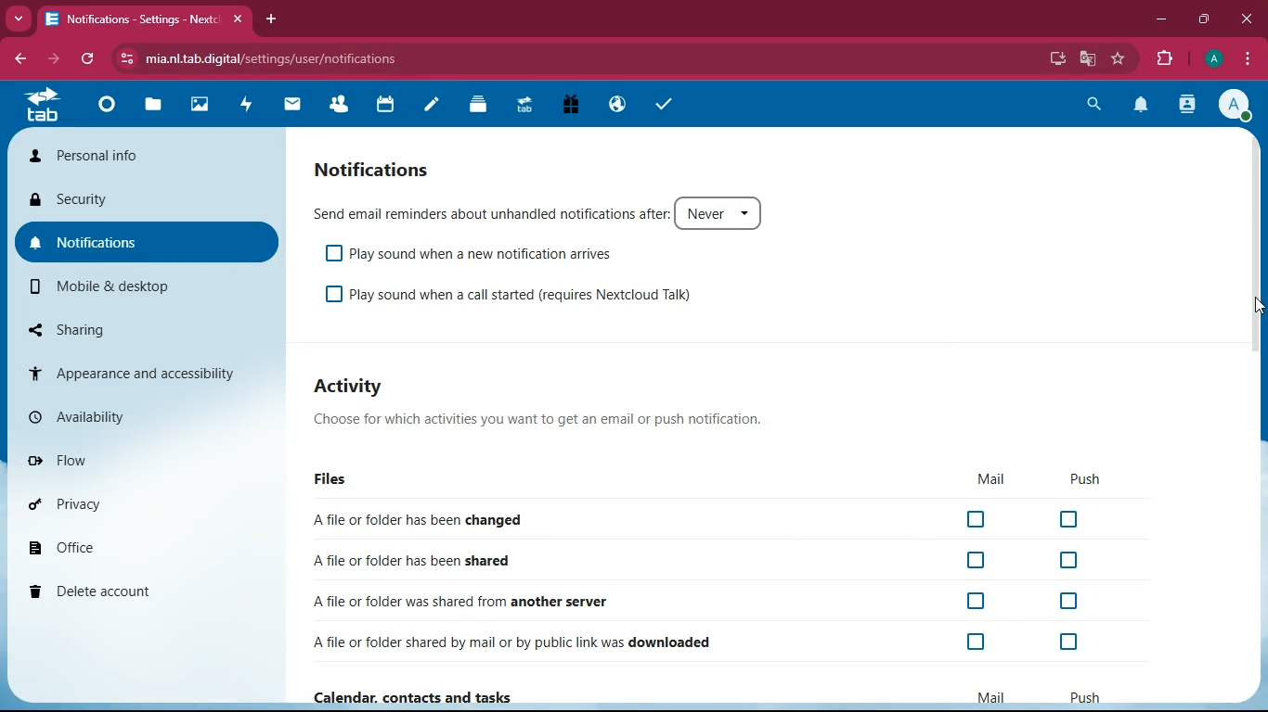 The image size is (1268, 712). Describe the element at coordinates (270, 19) in the screenshot. I see `add tab` at that location.